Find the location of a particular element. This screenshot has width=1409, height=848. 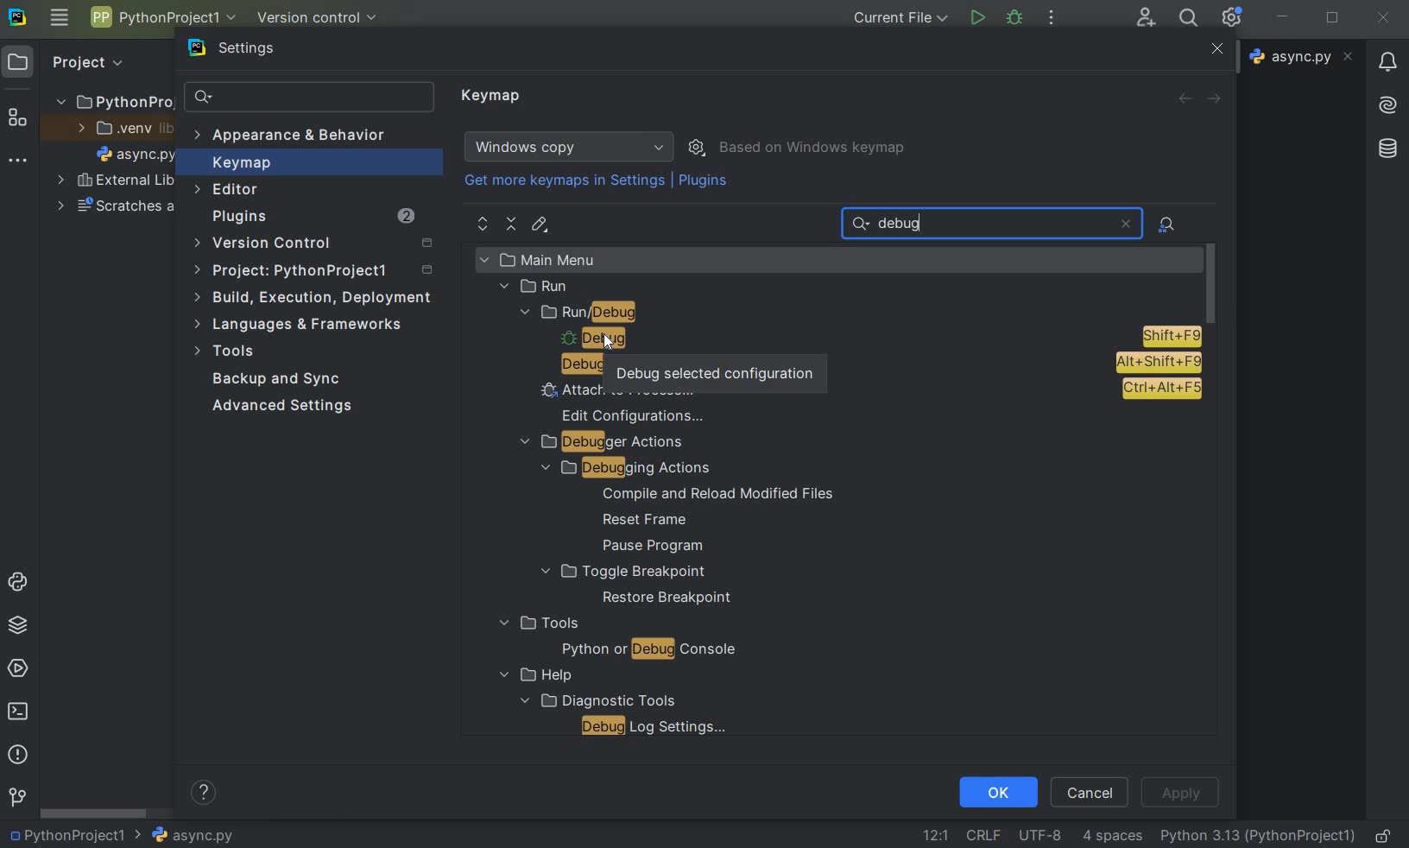

editor is located at coordinates (228, 189).